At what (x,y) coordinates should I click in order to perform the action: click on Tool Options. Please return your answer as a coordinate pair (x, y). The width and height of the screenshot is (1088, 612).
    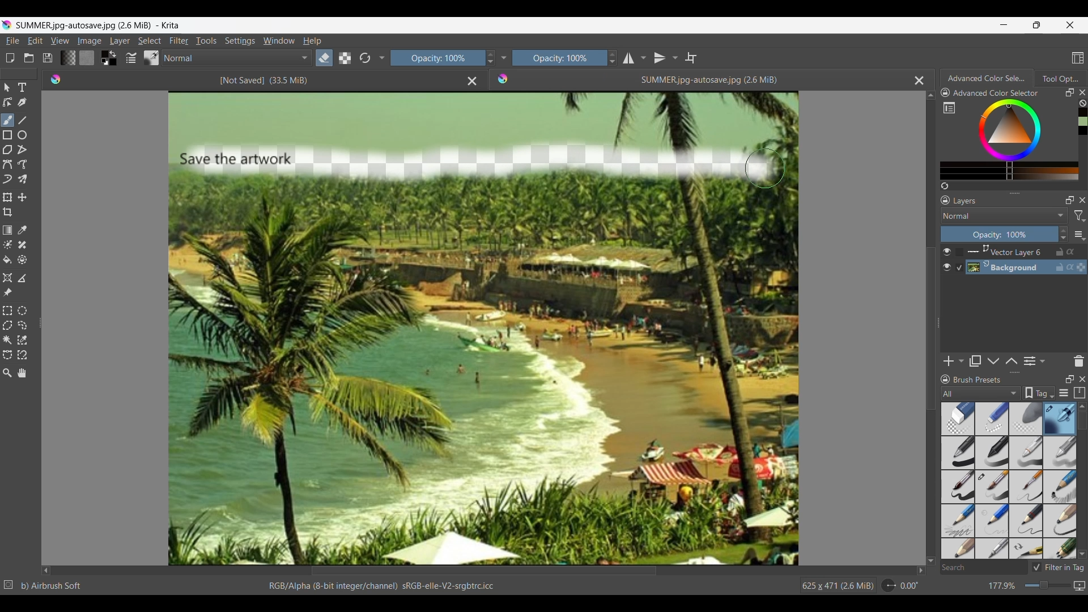
    Looking at the image, I should click on (1061, 78).